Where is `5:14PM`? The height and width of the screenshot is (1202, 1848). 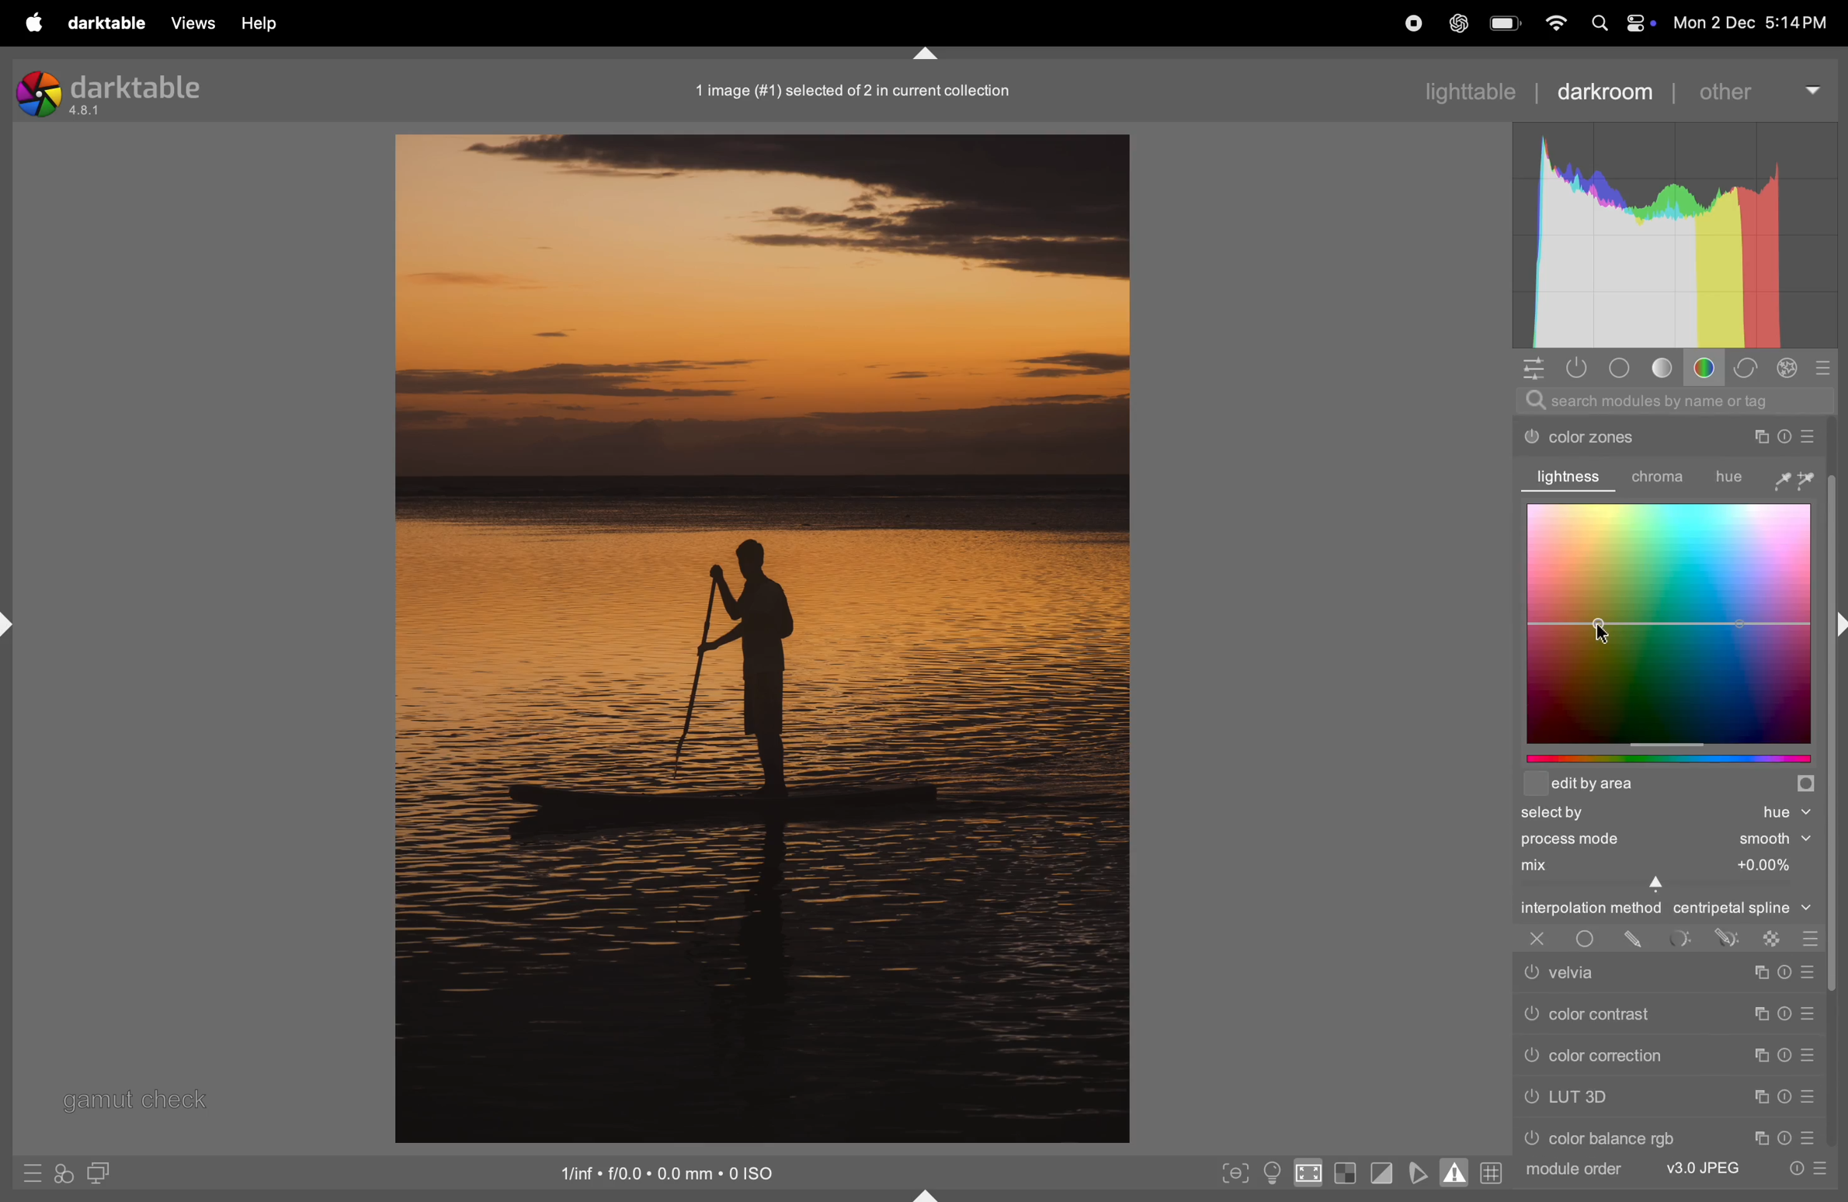 5:14PM is located at coordinates (1795, 23).